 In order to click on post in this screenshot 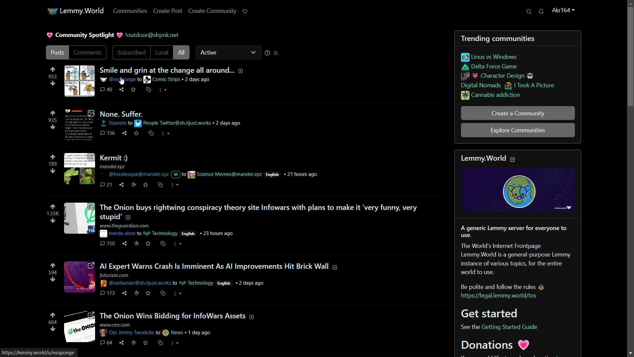, I will do `click(56, 53)`.